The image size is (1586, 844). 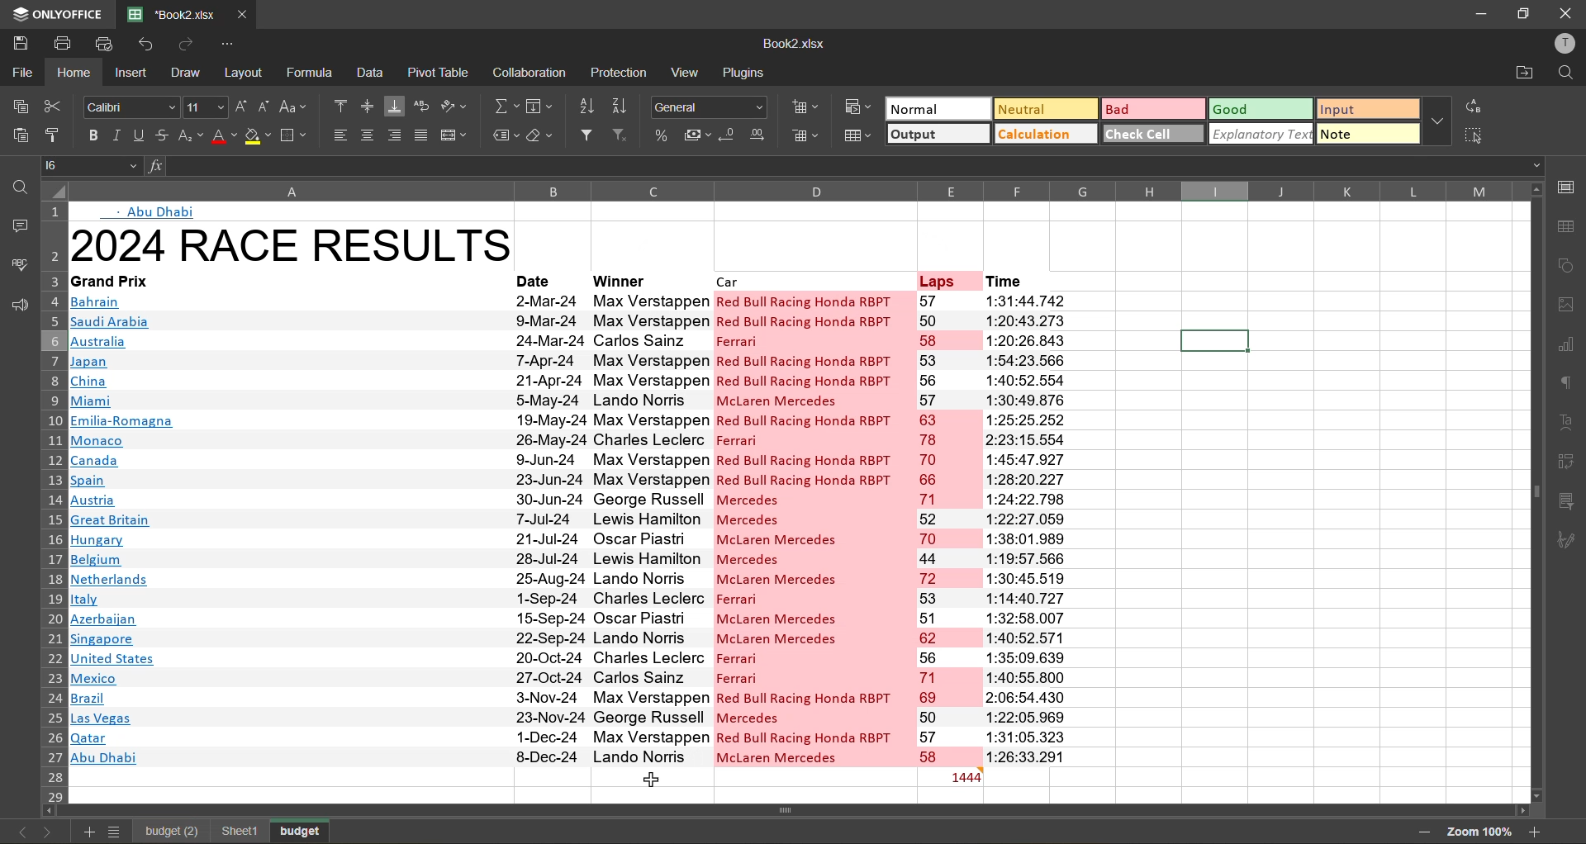 I want to click on pivot table, so click(x=440, y=71).